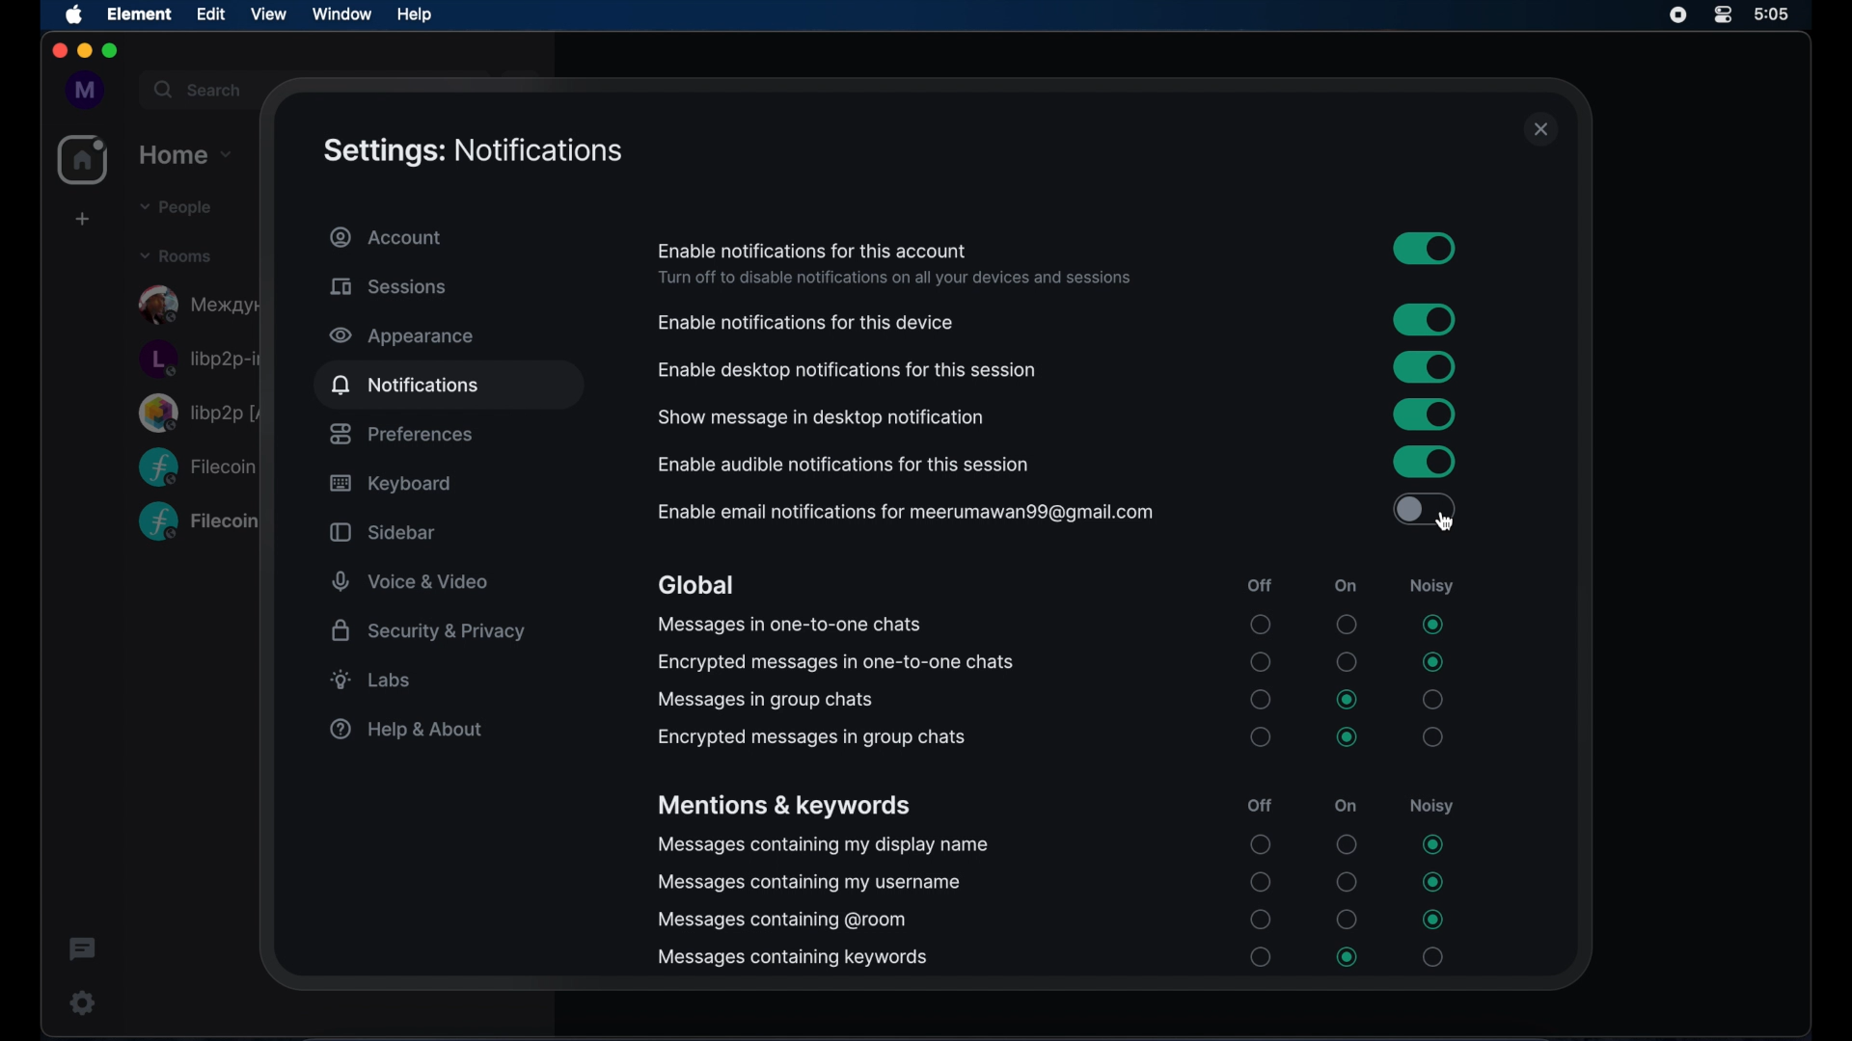 This screenshot has width=1852, height=1041. Describe the element at coordinates (390, 485) in the screenshot. I see `keyboard` at that location.